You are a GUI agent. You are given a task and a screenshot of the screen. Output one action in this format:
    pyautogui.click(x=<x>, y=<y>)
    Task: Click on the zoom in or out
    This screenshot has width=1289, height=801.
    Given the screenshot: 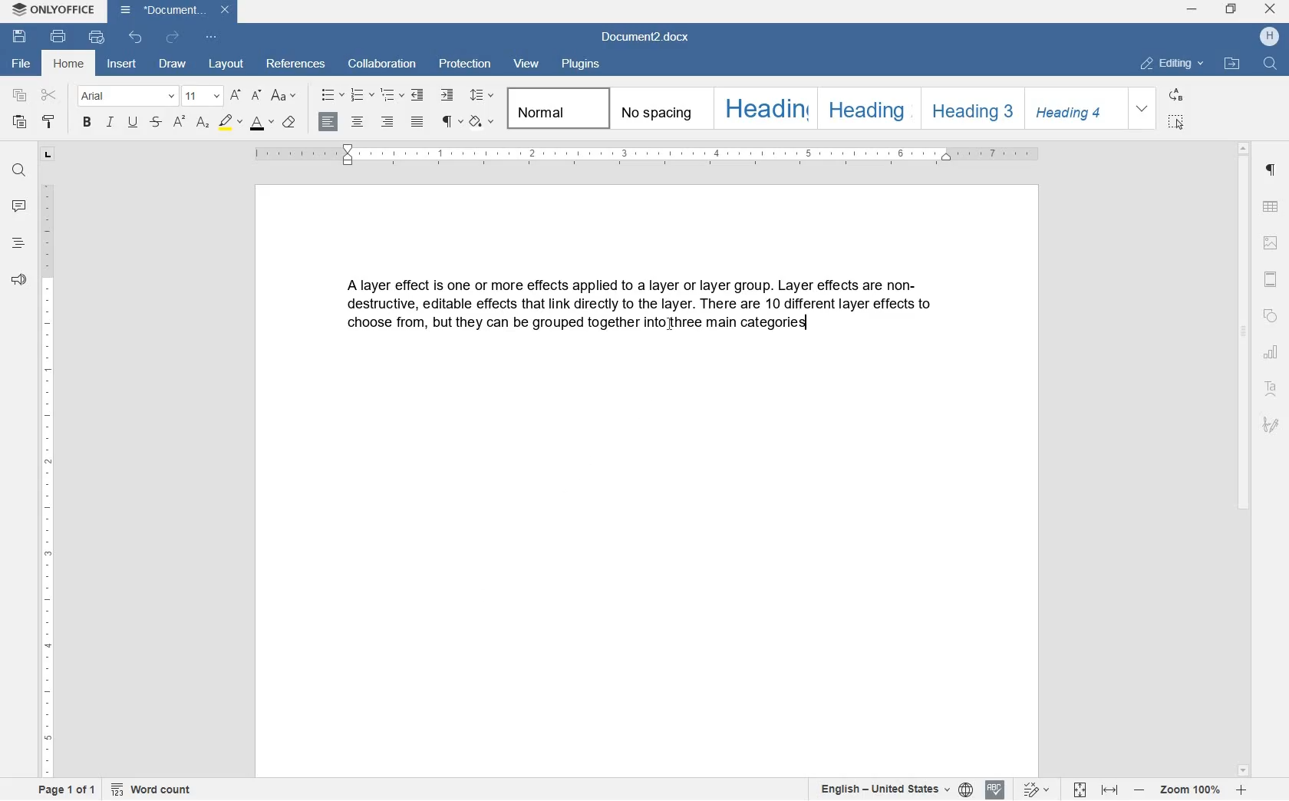 What is the action you would take?
    pyautogui.click(x=1189, y=791)
    